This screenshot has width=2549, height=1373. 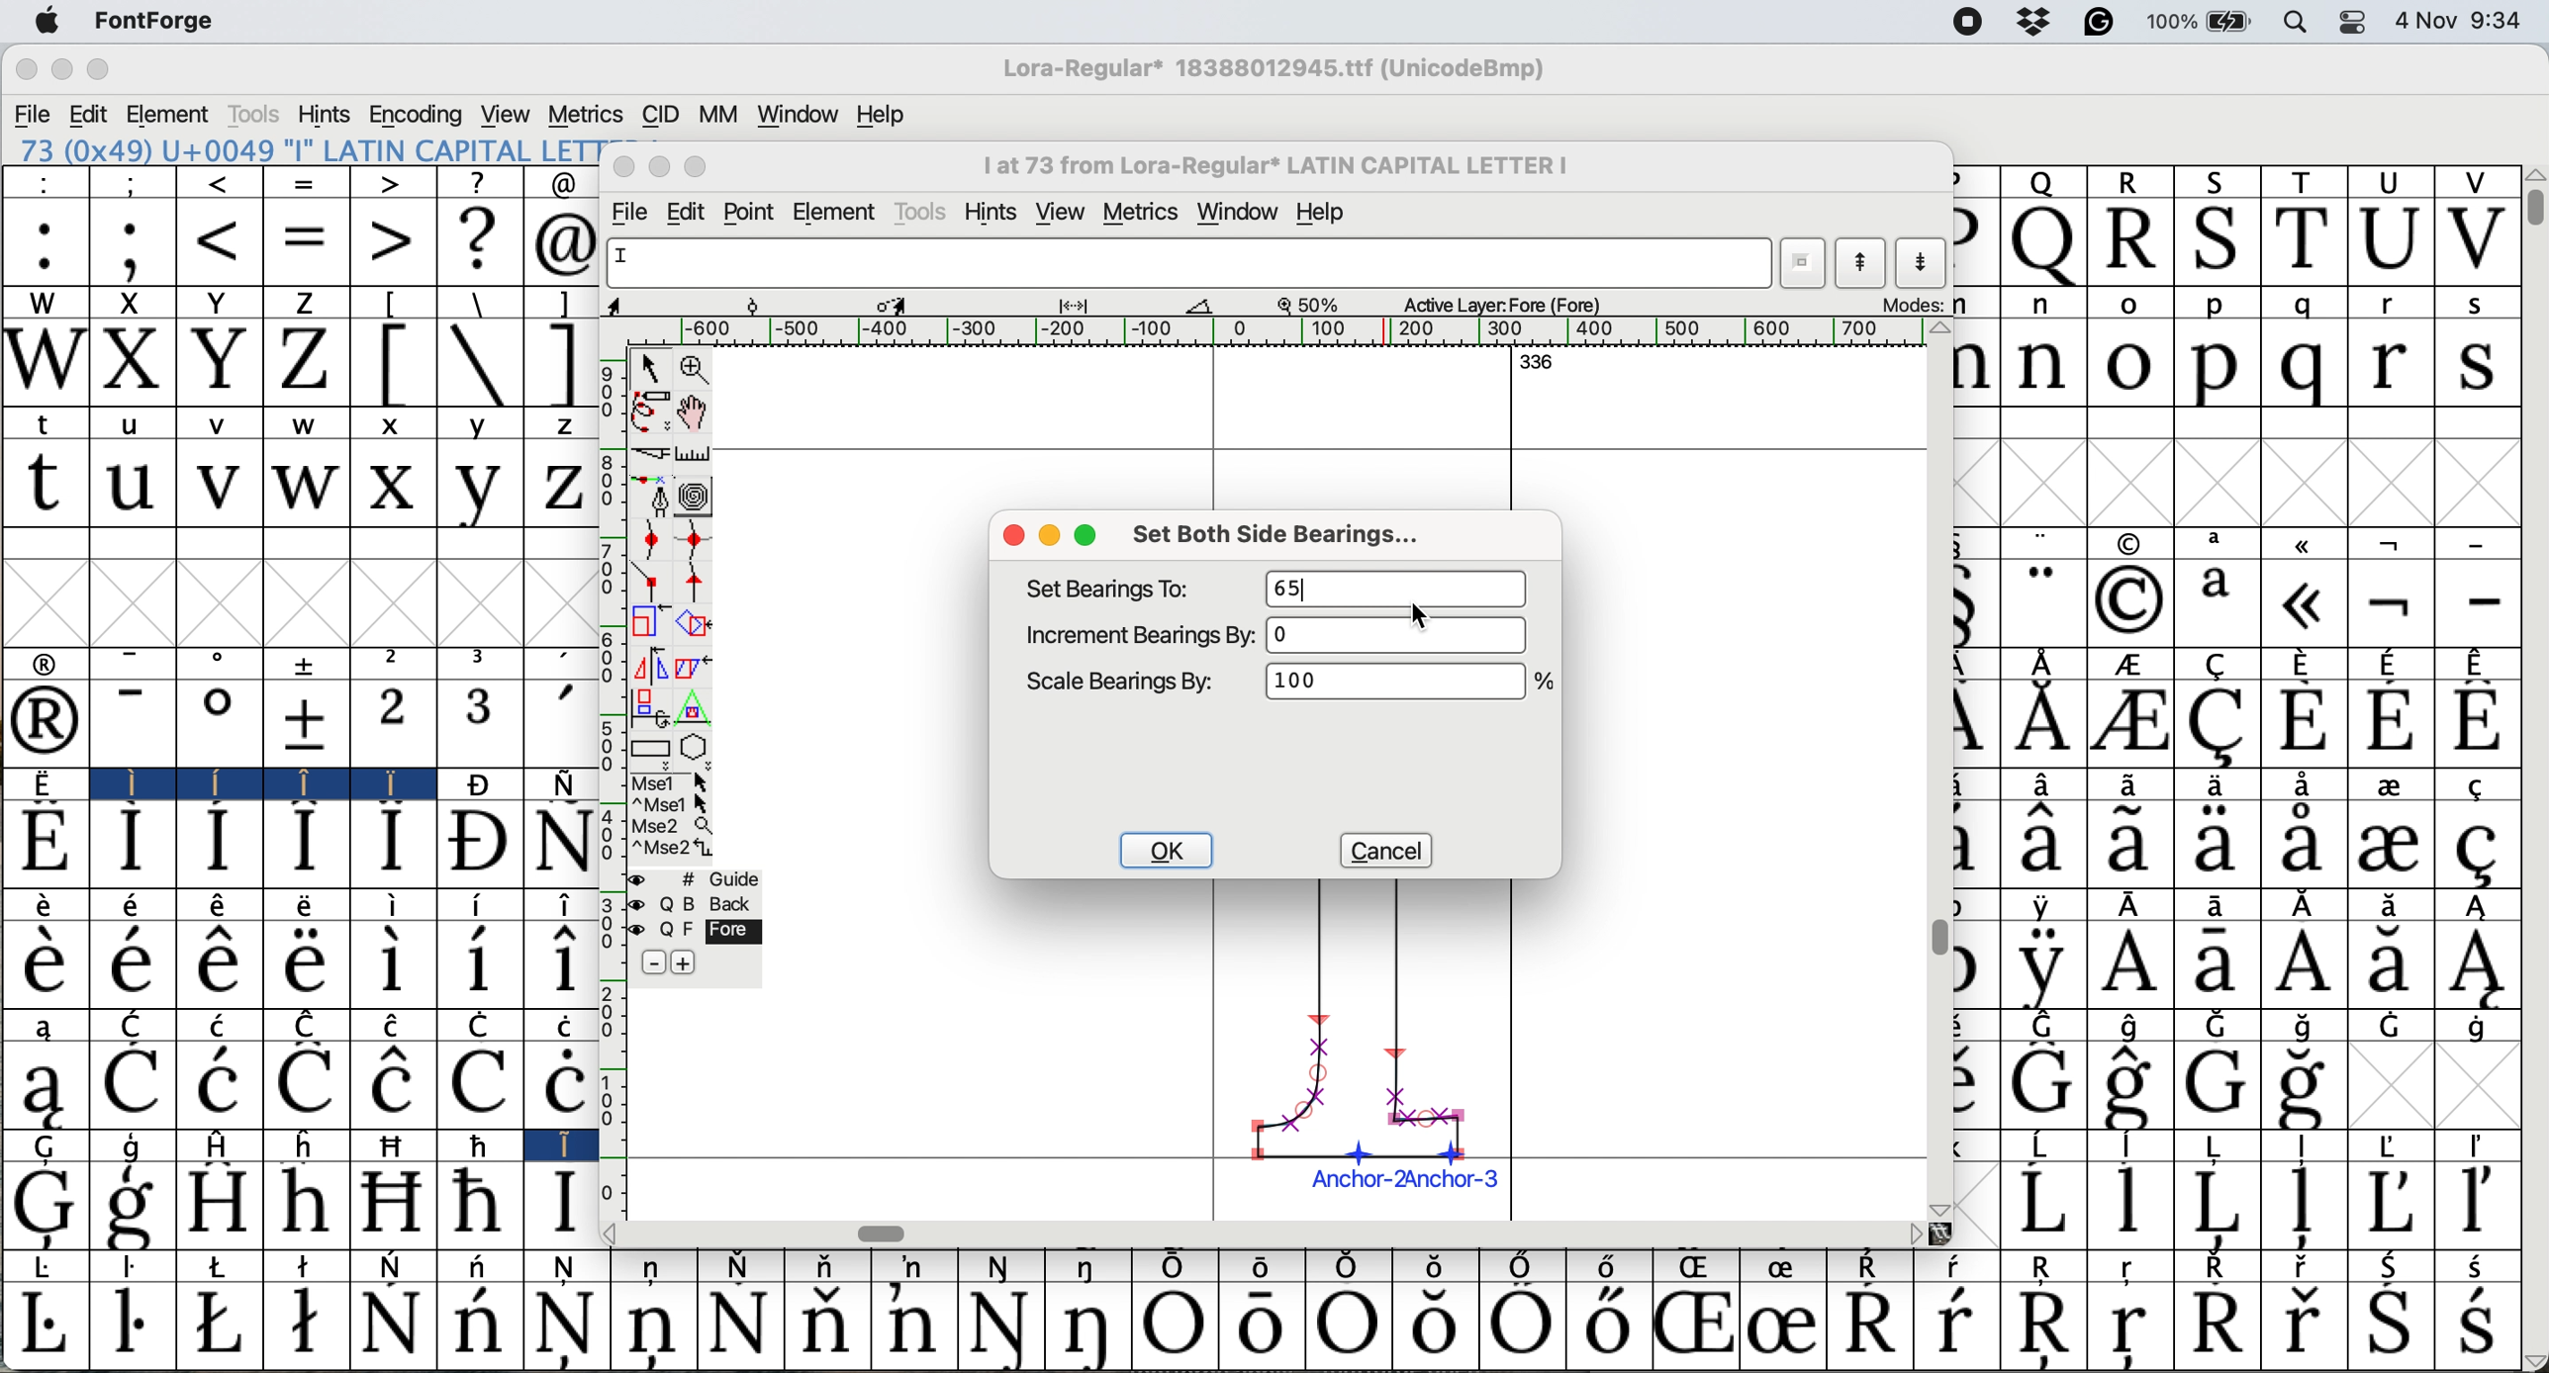 I want to click on , so click(x=1545, y=683).